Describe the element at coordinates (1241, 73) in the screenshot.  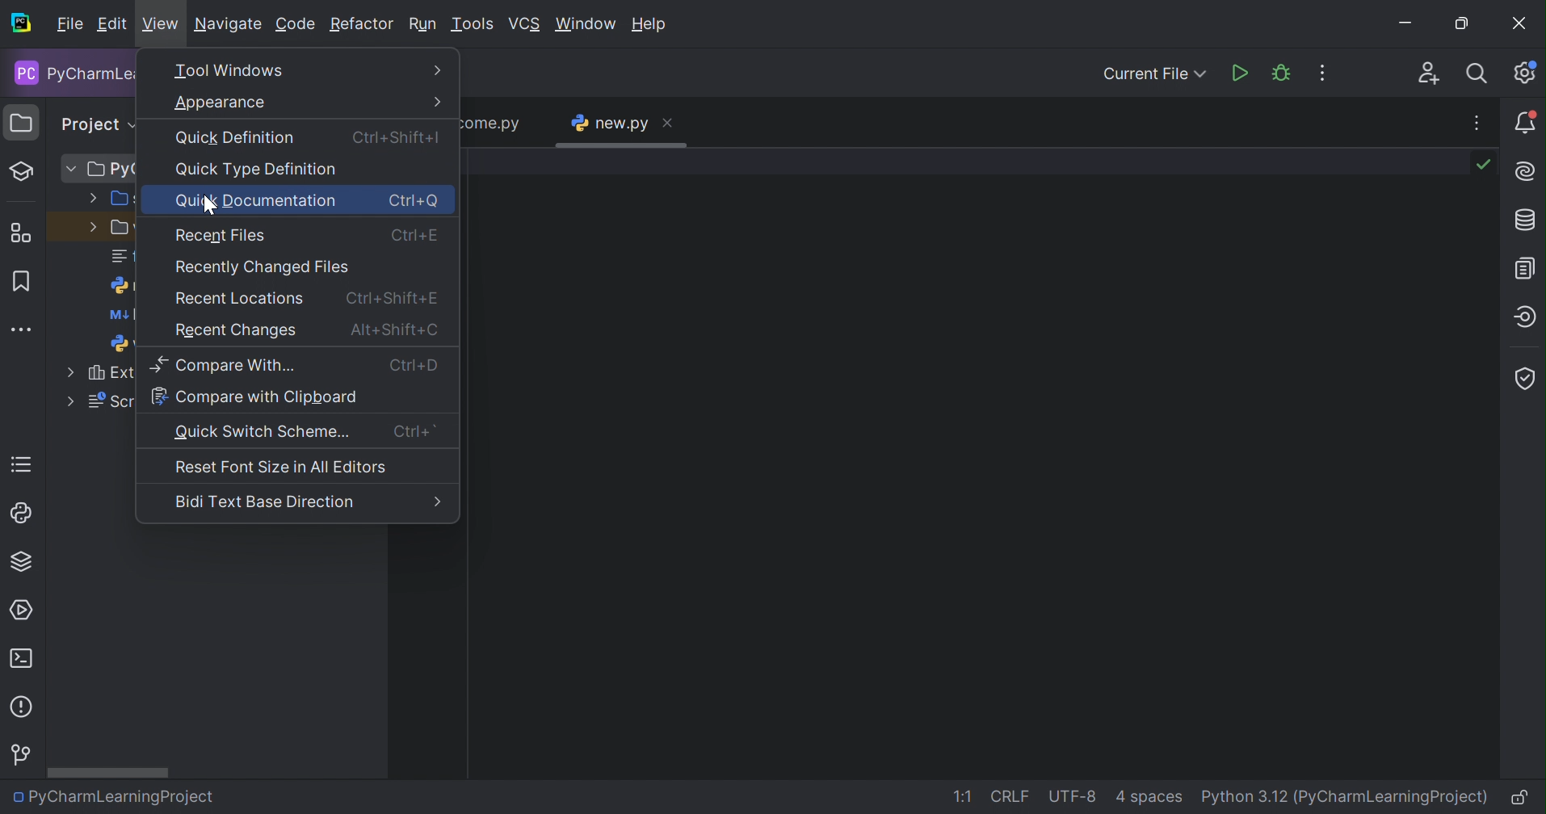
I see `Run 'new.py''` at that location.